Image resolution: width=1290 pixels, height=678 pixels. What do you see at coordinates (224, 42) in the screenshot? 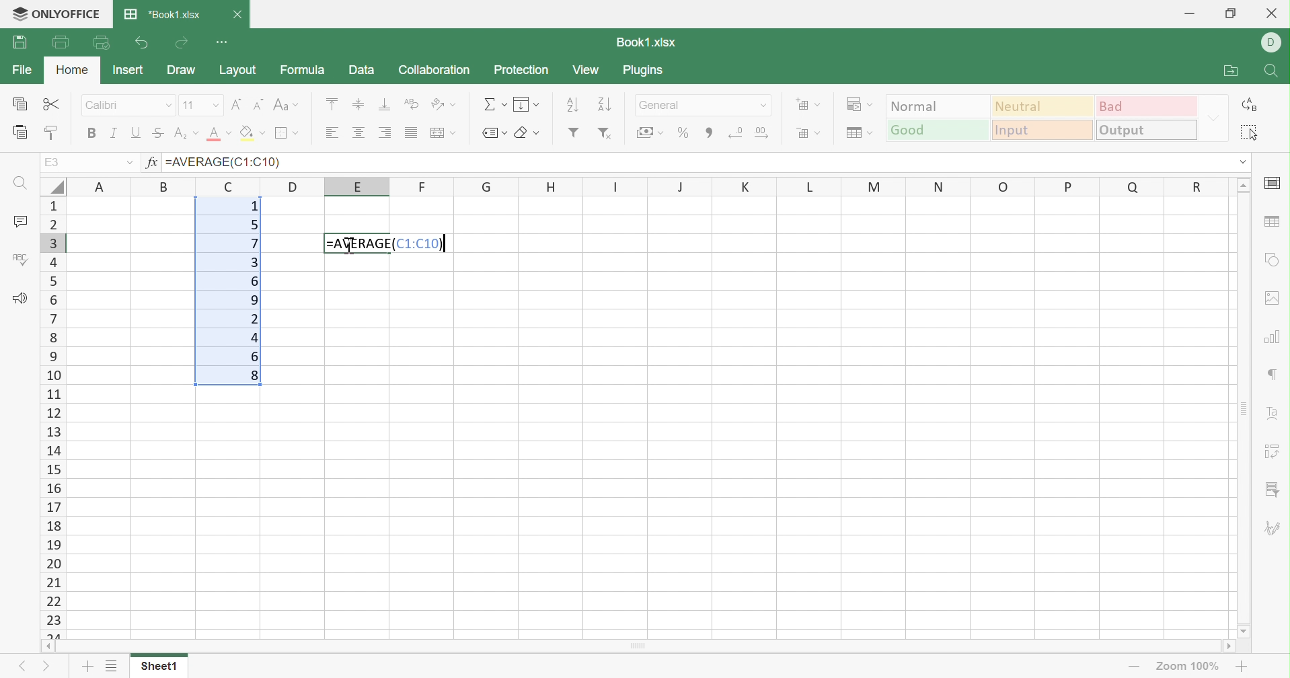
I see `Customize Quick Access Toolbar` at bounding box center [224, 42].